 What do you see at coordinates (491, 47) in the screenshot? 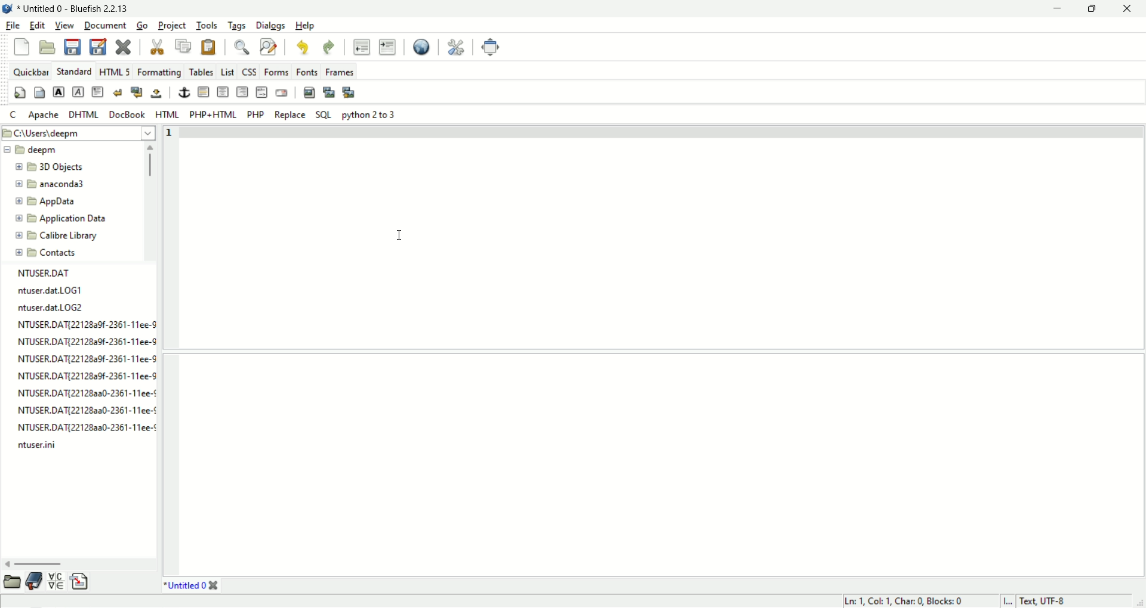
I see `fullscreen` at bounding box center [491, 47].